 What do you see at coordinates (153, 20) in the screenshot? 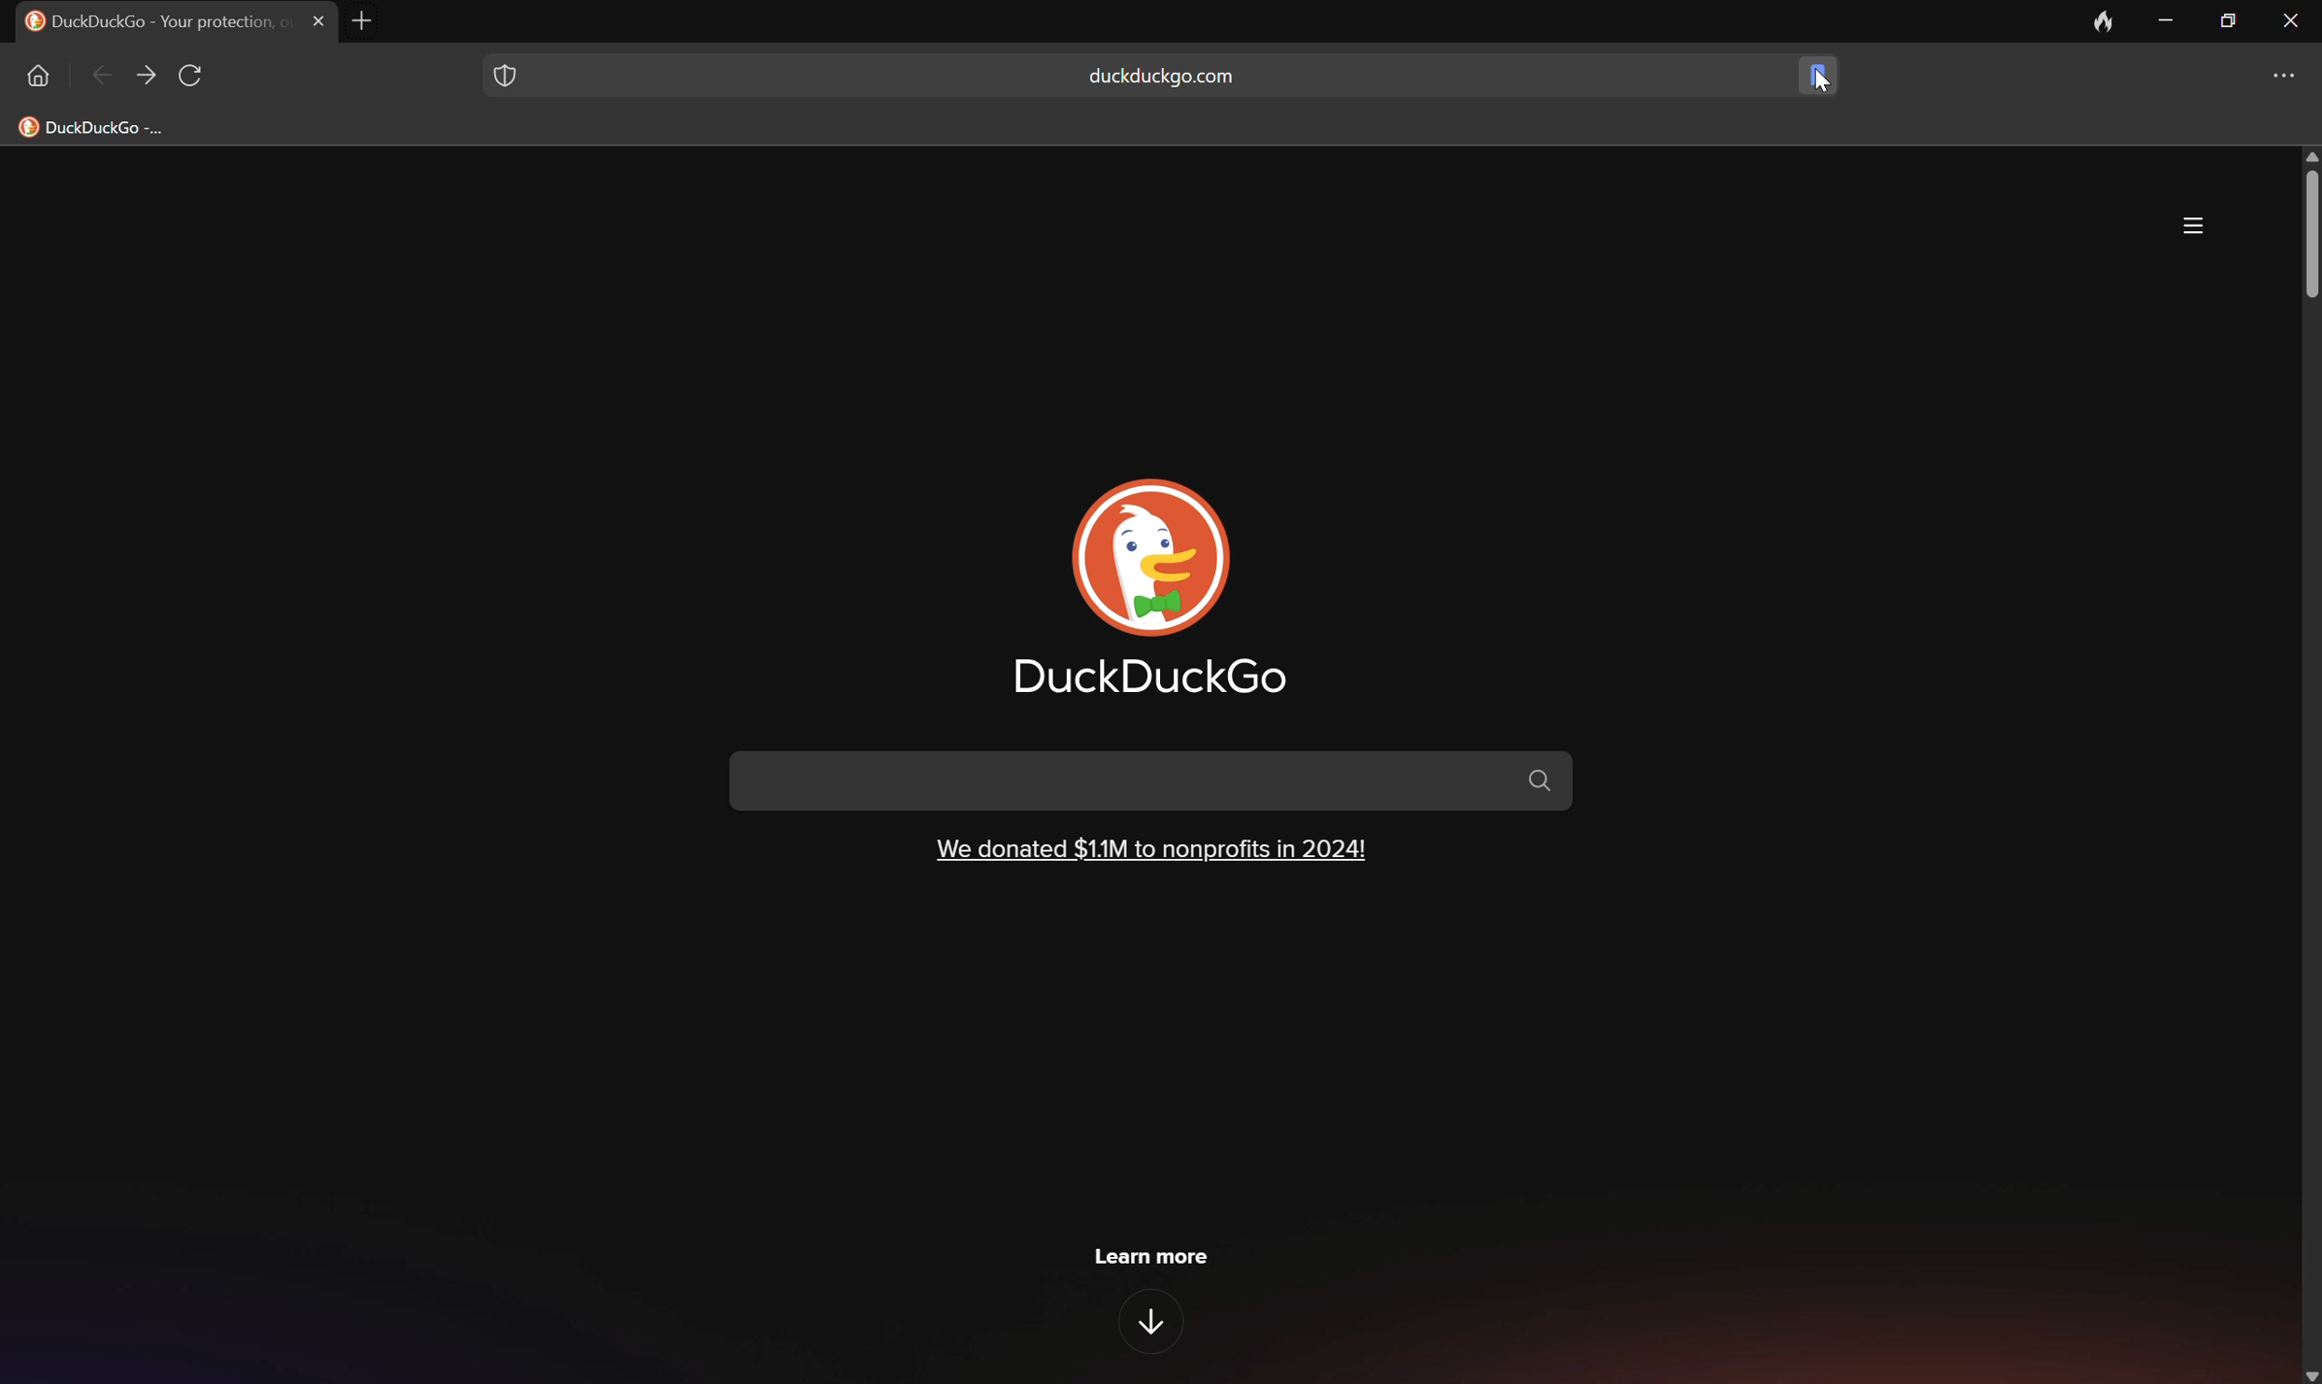
I see `DuckDuckGo - Your Protection` at bounding box center [153, 20].